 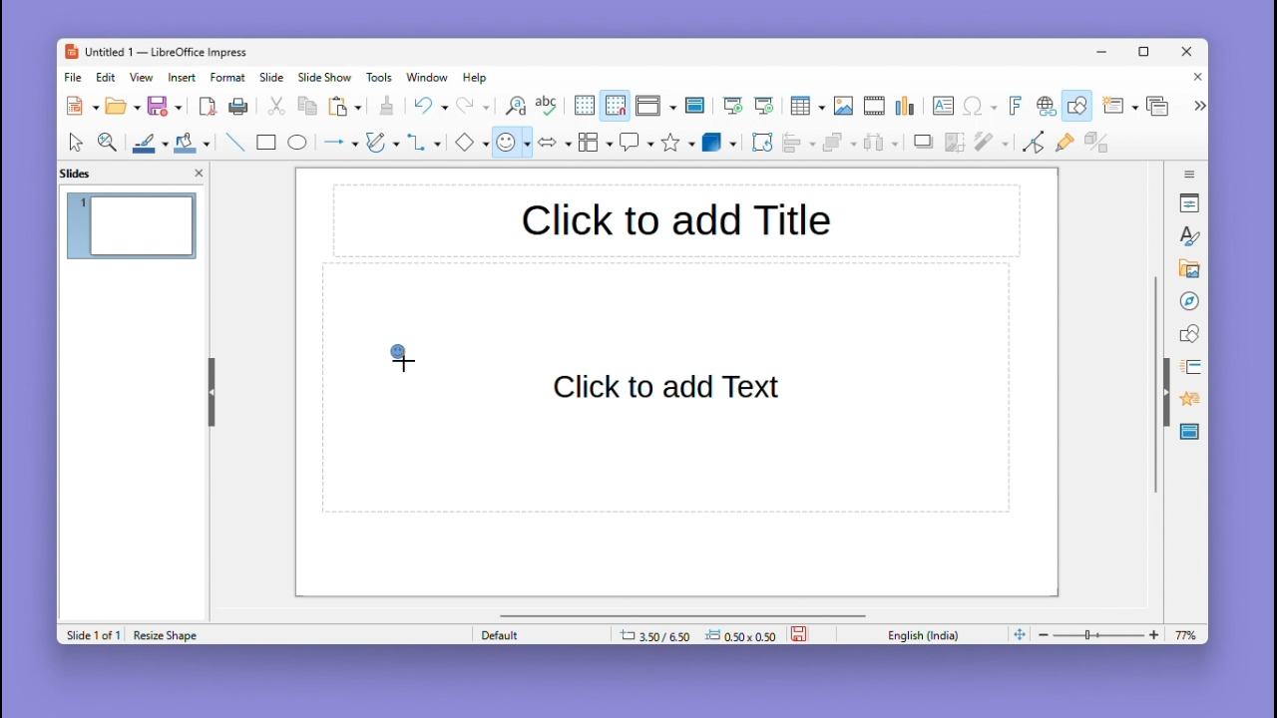 I want to click on Maximize, so click(x=1147, y=55).